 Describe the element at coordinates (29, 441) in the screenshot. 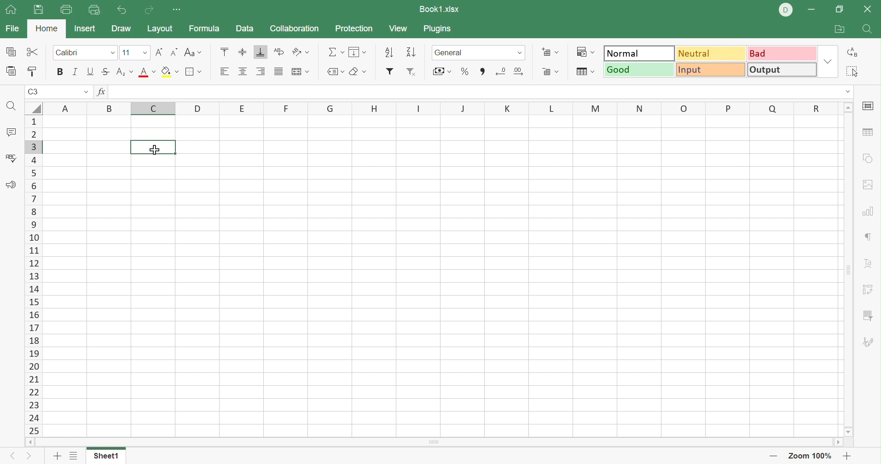

I see `Scroll left` at that location.